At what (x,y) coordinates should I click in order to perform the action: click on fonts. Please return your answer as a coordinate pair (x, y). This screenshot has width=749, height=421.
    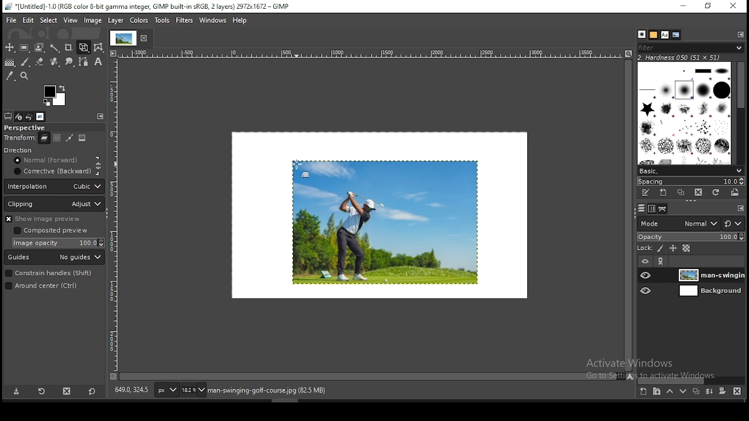
    Looking at the image, I should click on (664, 34).